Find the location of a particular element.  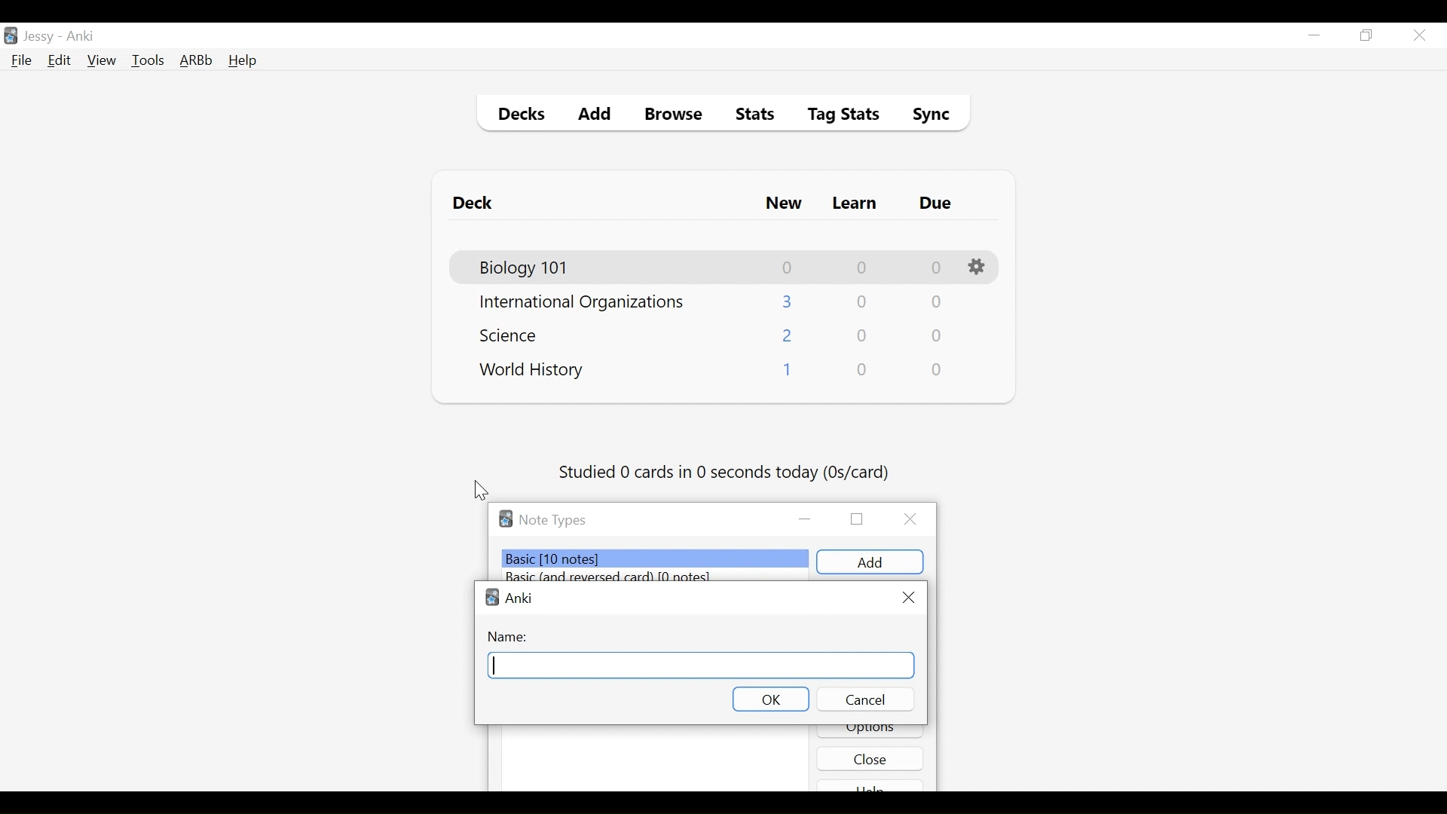

 is located at coordinates (863, 370).